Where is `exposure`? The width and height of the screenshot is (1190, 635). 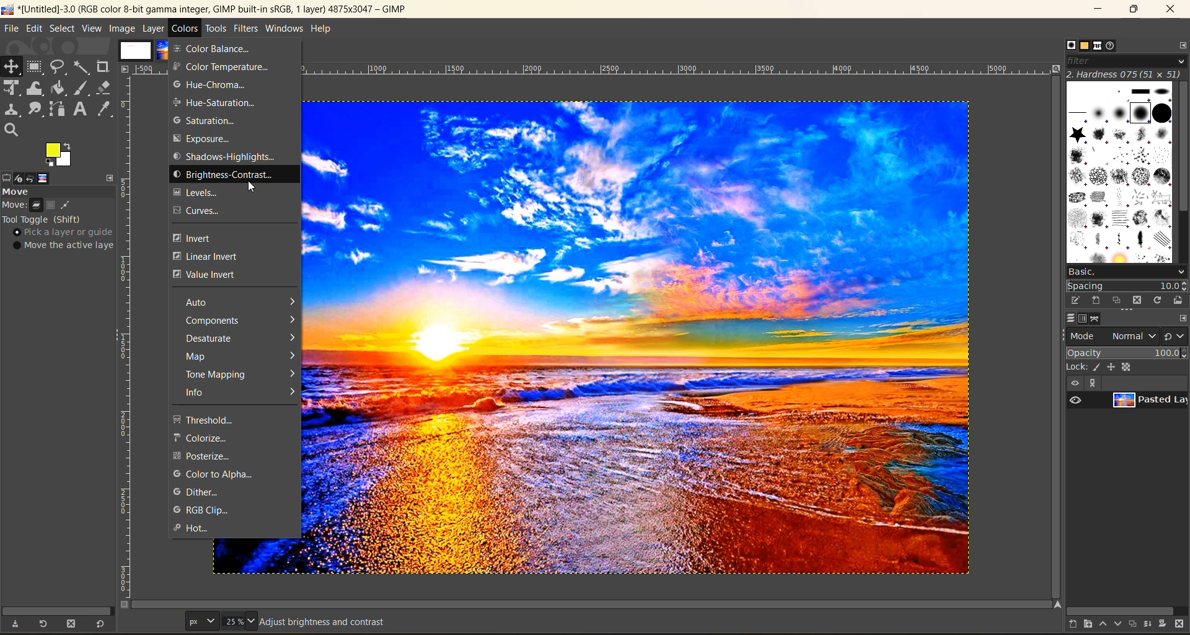 exposure is located at coordinates (211, 138).